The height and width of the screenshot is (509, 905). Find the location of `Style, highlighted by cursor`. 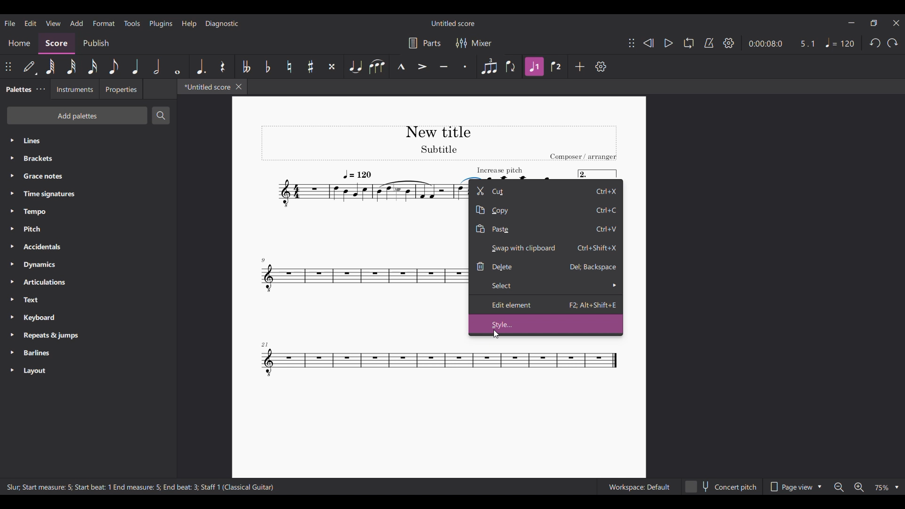

Style, highlighted by cursor is located at coordinates (546, 324).